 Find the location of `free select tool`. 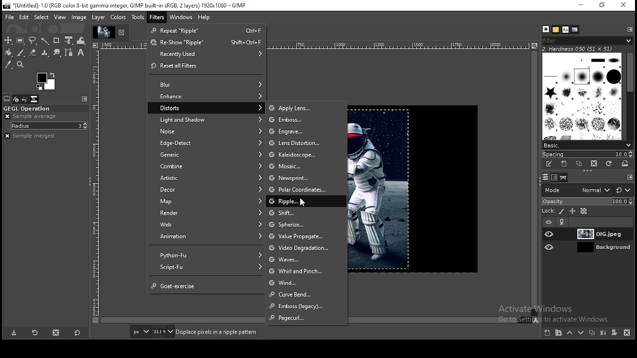

free select tool is located at coordinates (33, 41).